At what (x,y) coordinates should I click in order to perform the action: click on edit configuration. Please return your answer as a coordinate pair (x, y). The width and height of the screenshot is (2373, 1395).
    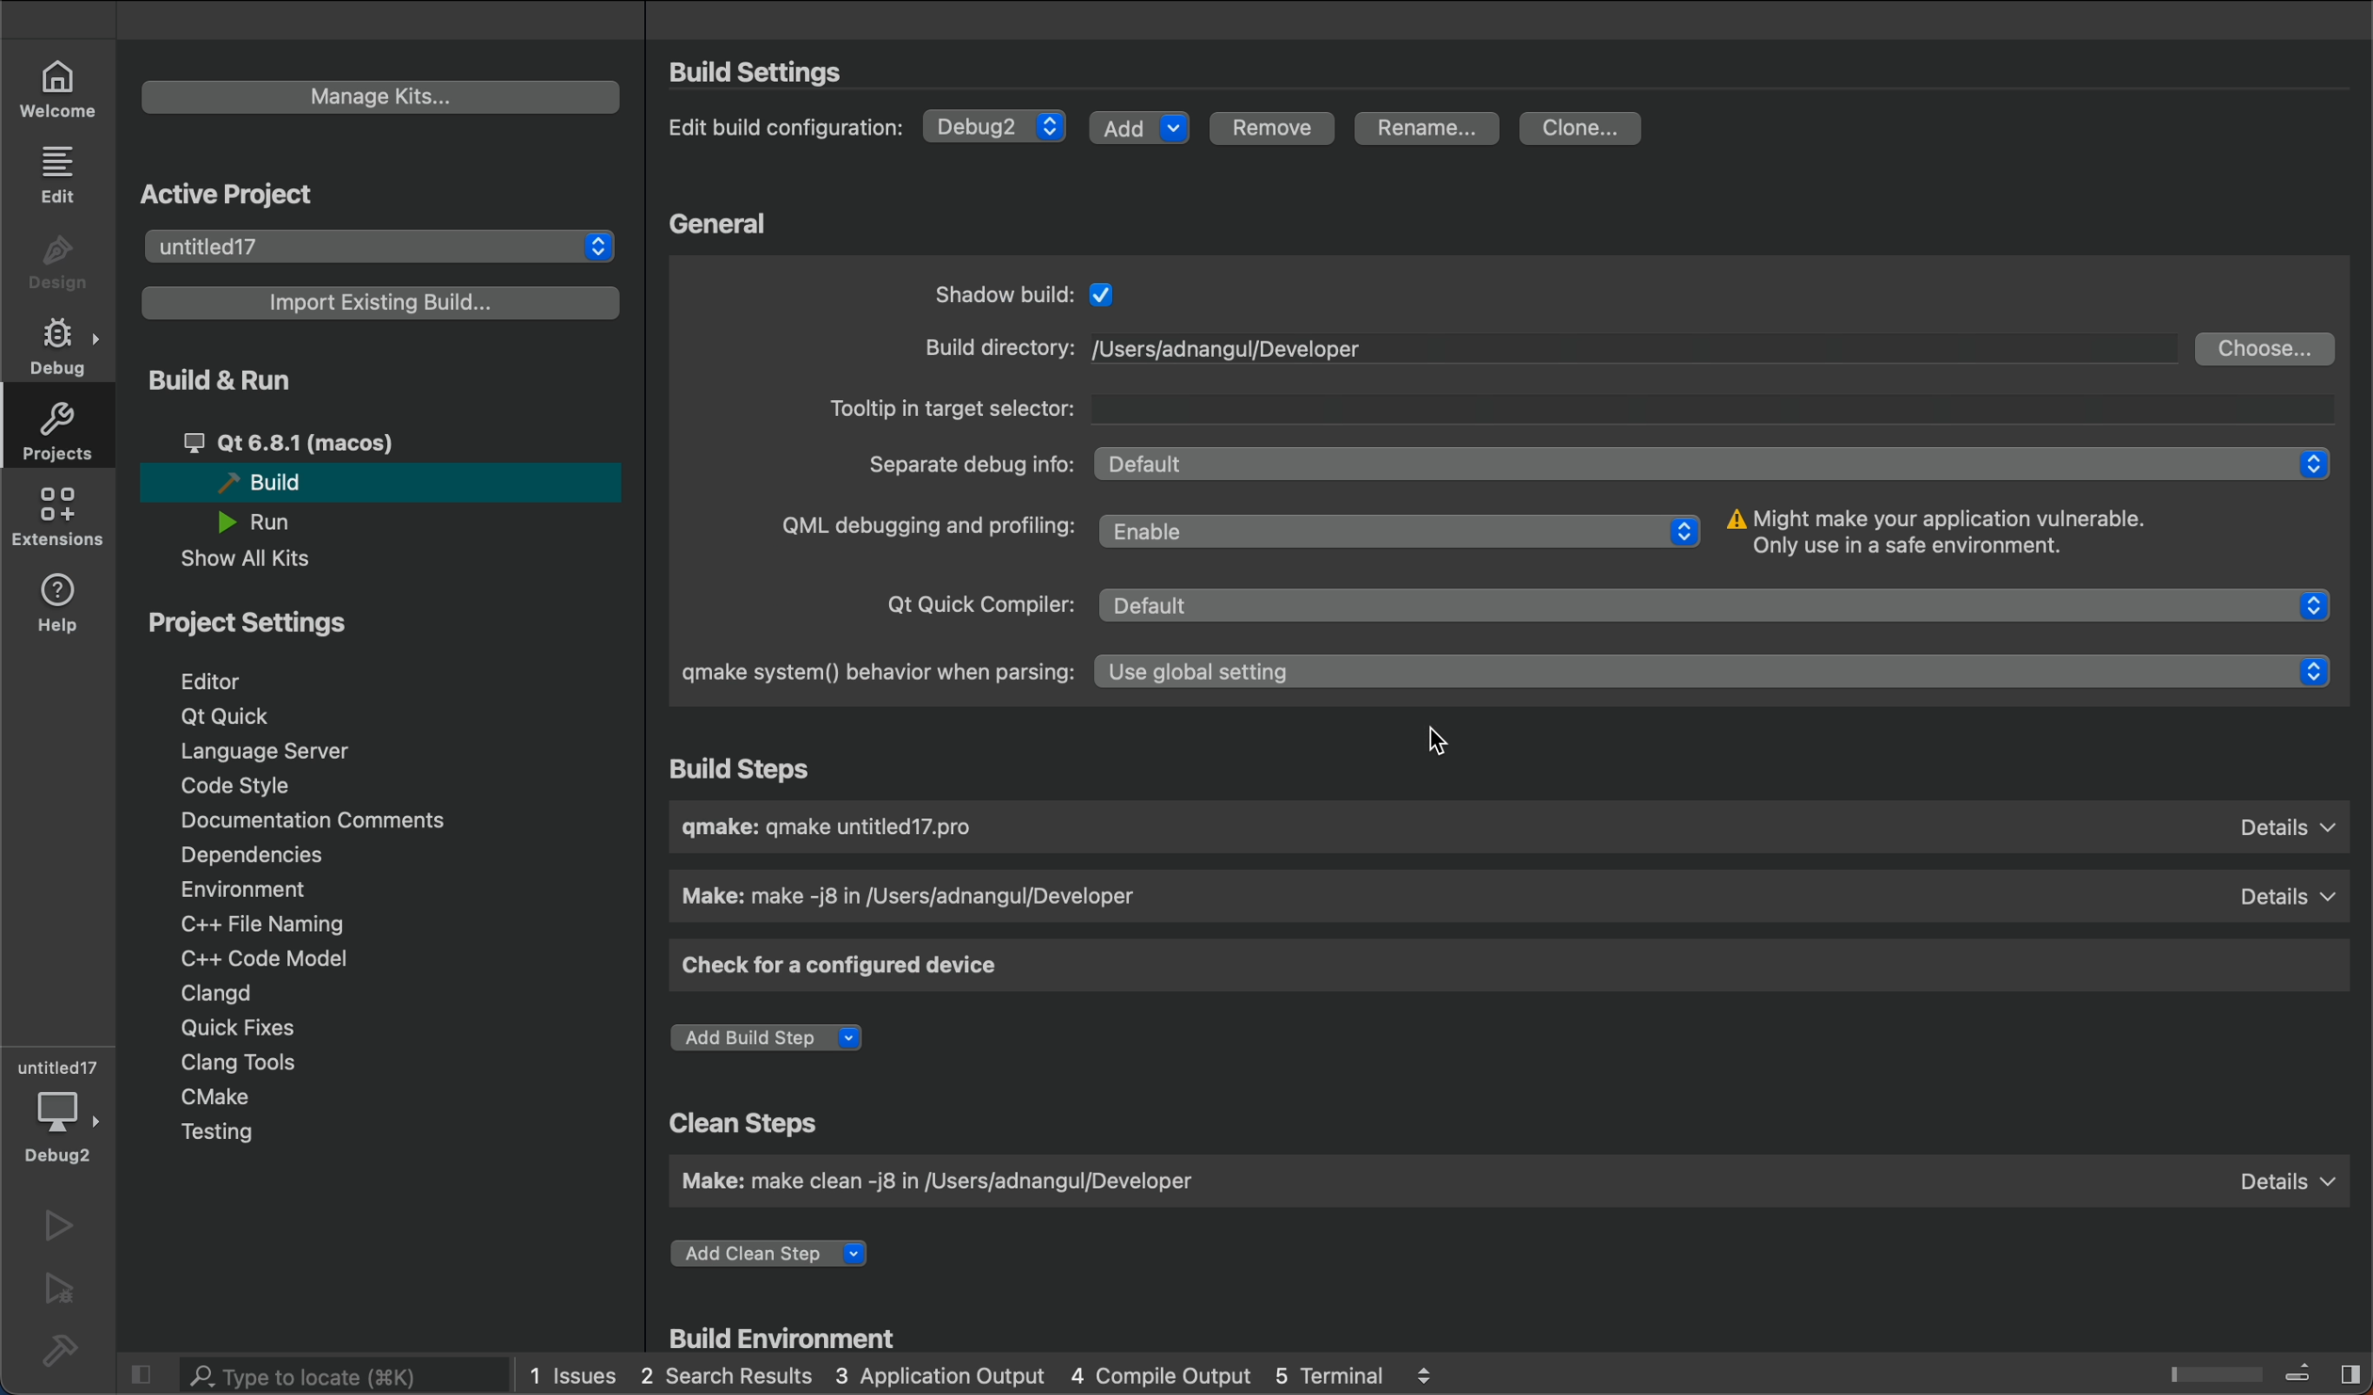
    Looking at the image, I should click on (786, 125).